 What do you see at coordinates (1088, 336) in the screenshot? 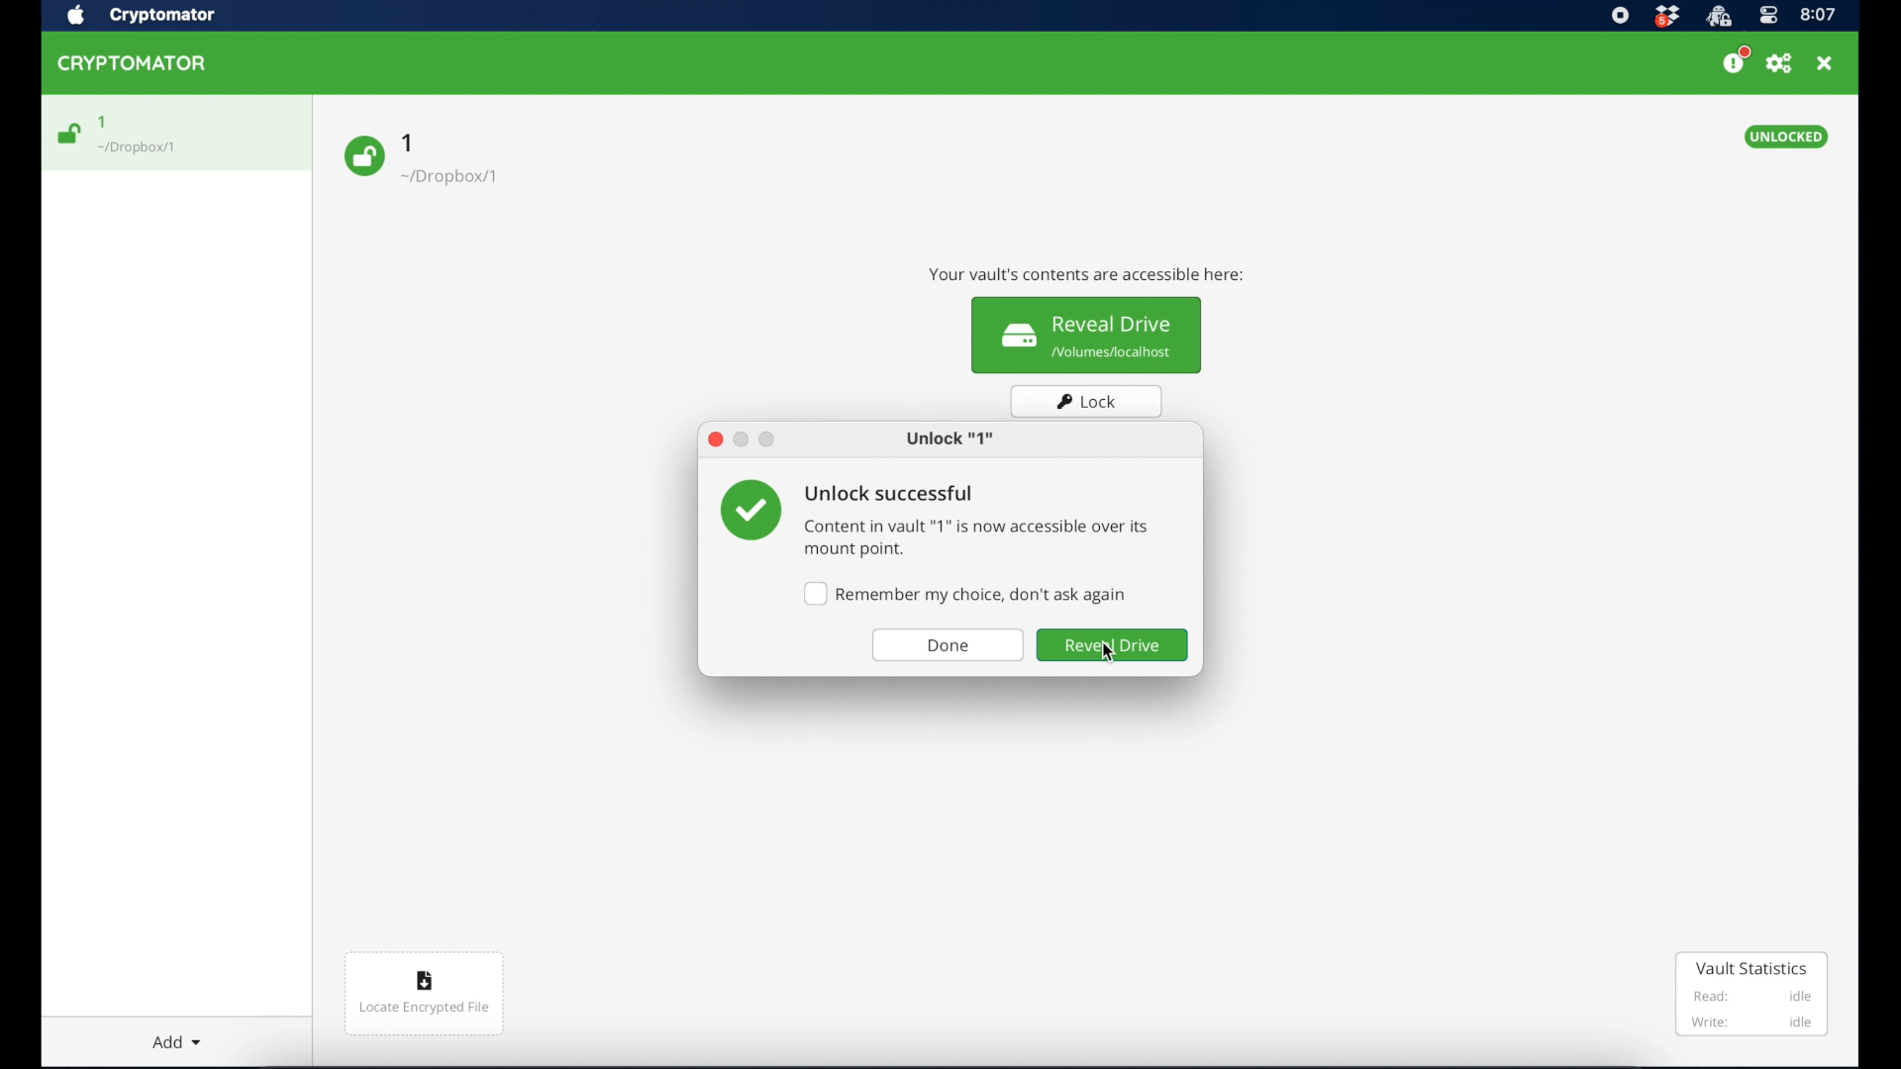
I see `reveal drive` at bounding box center [1088, 336].